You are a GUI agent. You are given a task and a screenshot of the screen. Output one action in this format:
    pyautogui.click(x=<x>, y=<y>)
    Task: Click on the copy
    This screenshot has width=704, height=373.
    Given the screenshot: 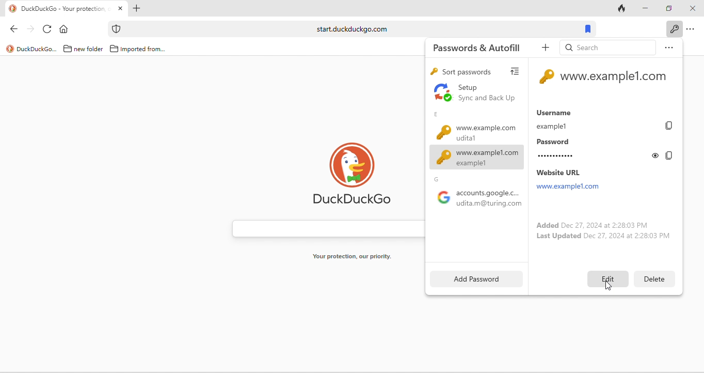 What is the action you would take?
    pyautogui.click(x=669, y=156)
    